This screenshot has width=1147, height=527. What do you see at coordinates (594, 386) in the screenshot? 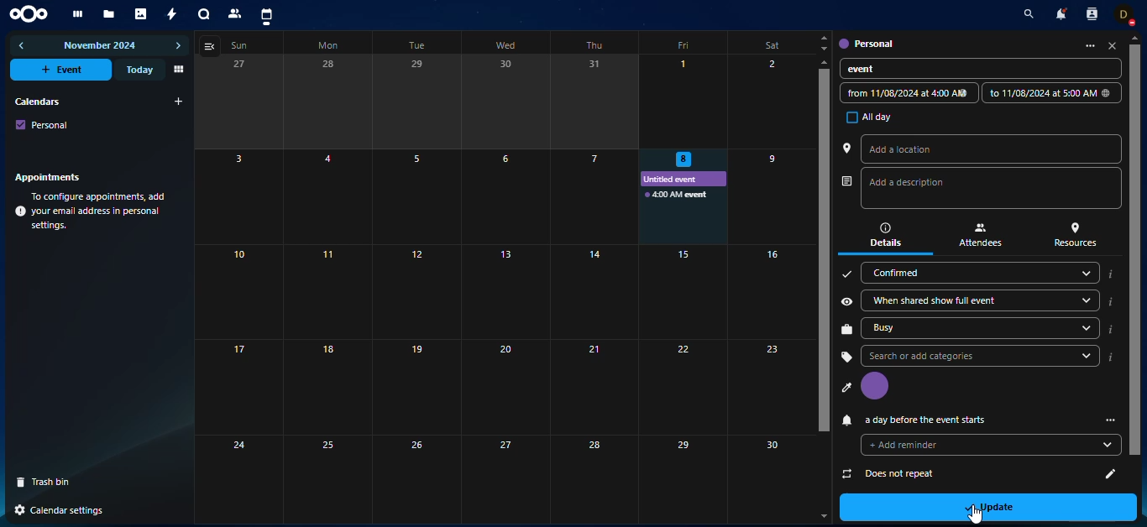
I see `21` at bounding box center [594, 386].